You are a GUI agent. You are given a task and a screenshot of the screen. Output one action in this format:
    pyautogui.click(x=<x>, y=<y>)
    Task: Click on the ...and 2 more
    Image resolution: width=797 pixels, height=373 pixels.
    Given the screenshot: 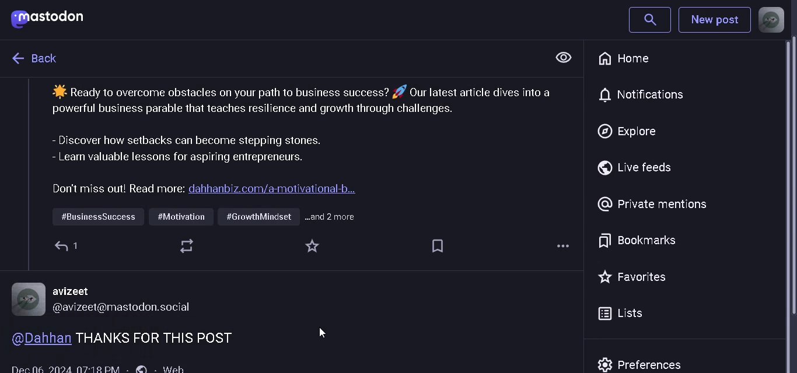 What is the action you would take?
    pyautogui.click(x=179, y=217)
    